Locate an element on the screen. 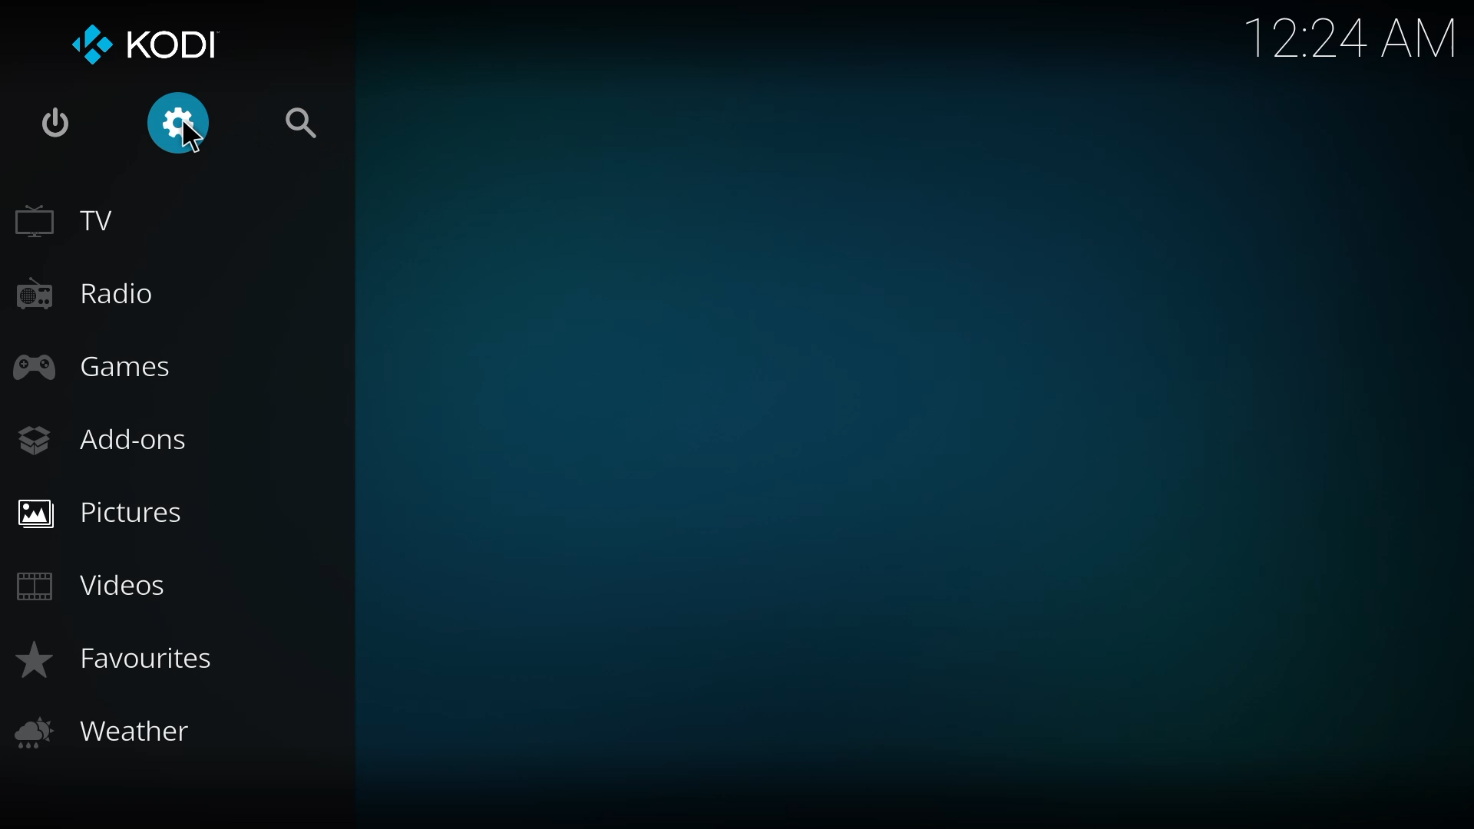 The image size is (1474, 829). games is located at coordinates (97, 364).